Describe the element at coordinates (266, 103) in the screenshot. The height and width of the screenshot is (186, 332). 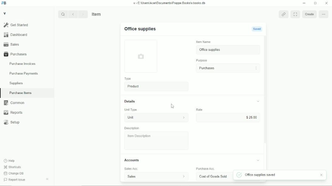
I see `scroll bar` at that location.